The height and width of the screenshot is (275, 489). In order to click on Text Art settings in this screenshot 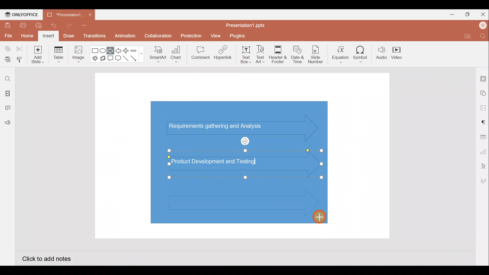, I will do `click(483, 166)`.